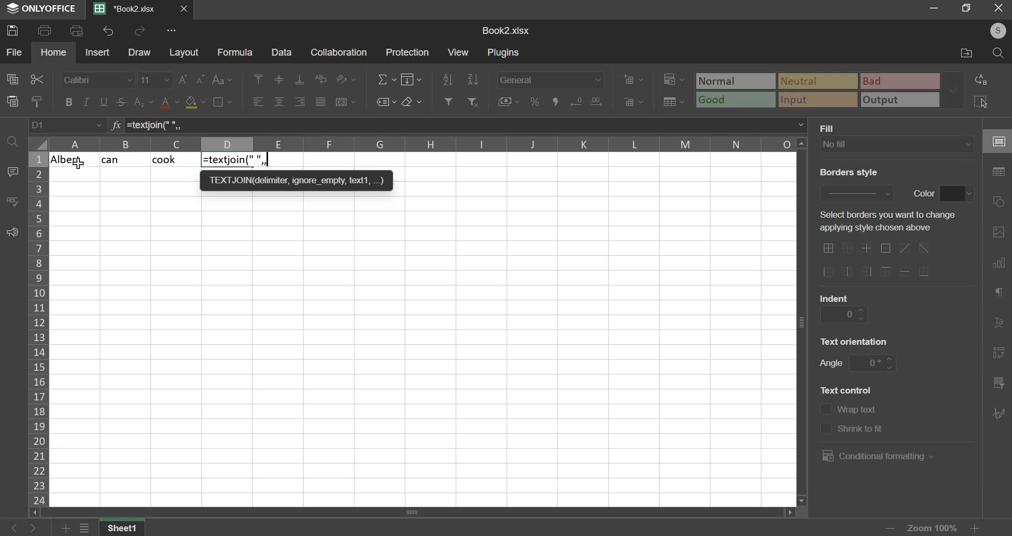 This screenshot has height=536, width=1012. What do you see at coordinates (876, 456) in the screenshot?
I see `conditional formatting` at bounding box center [876, 456].